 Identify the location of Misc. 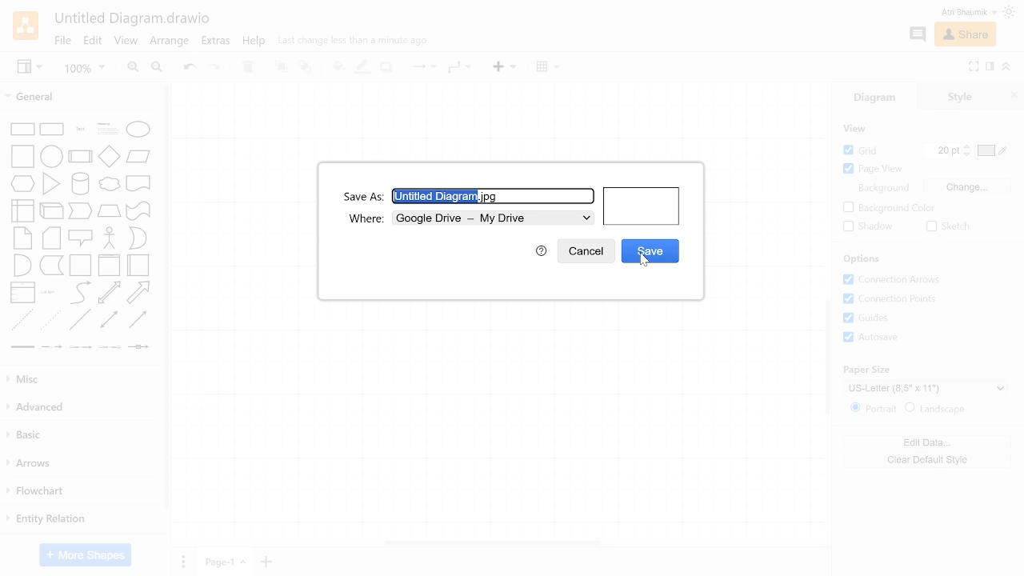
(82, 379).